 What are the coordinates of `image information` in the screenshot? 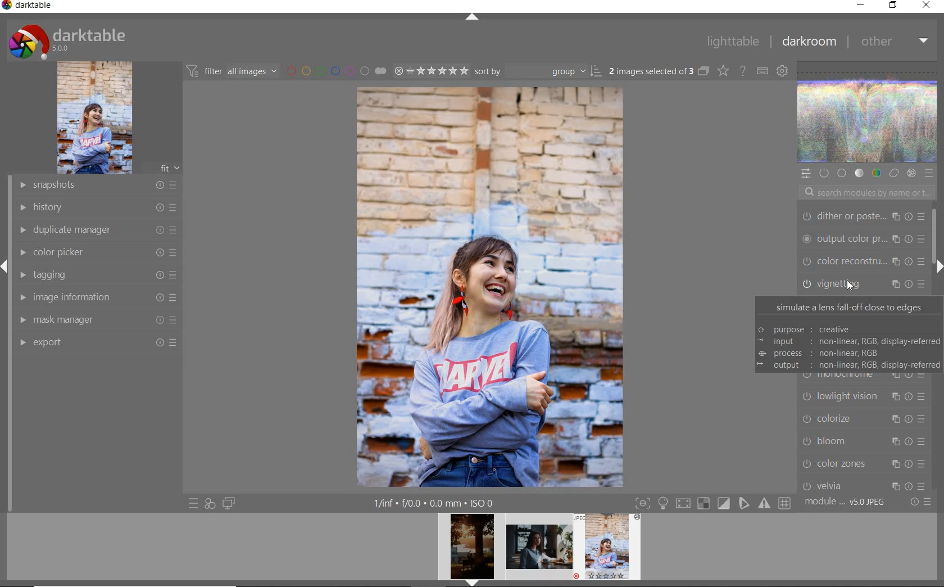 It's located at (97, 296).